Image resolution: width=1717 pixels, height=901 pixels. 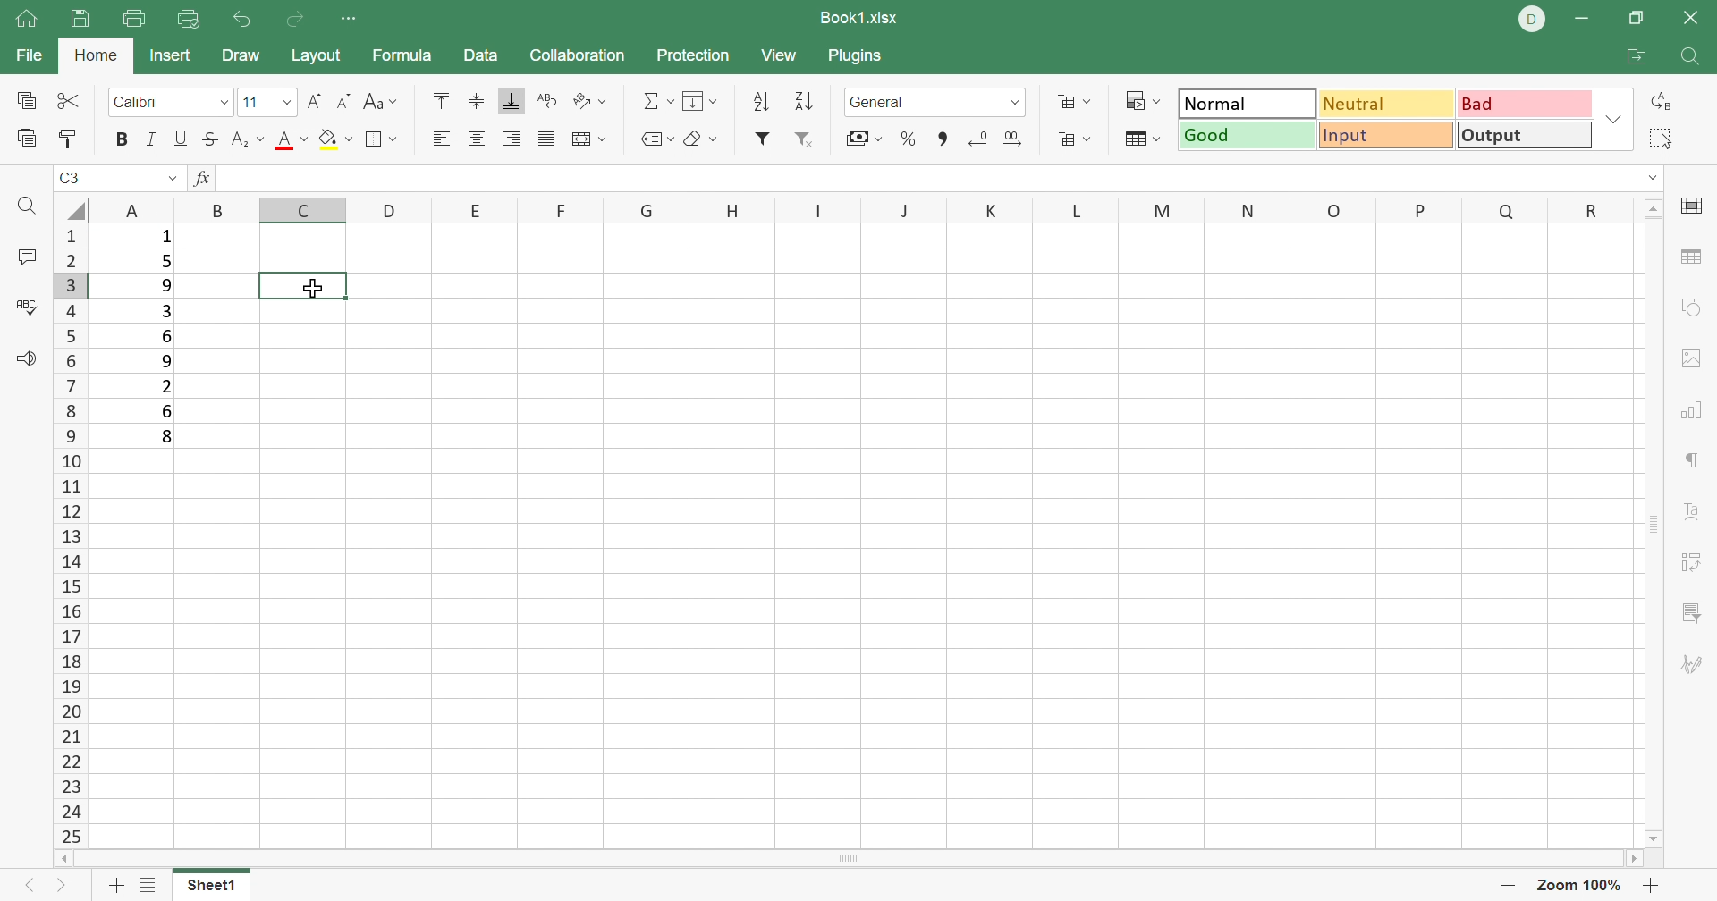 What do you see at coordinates (1533, 19) in the screenshot?
I see `DELL` at bounding box center [1533, 19].